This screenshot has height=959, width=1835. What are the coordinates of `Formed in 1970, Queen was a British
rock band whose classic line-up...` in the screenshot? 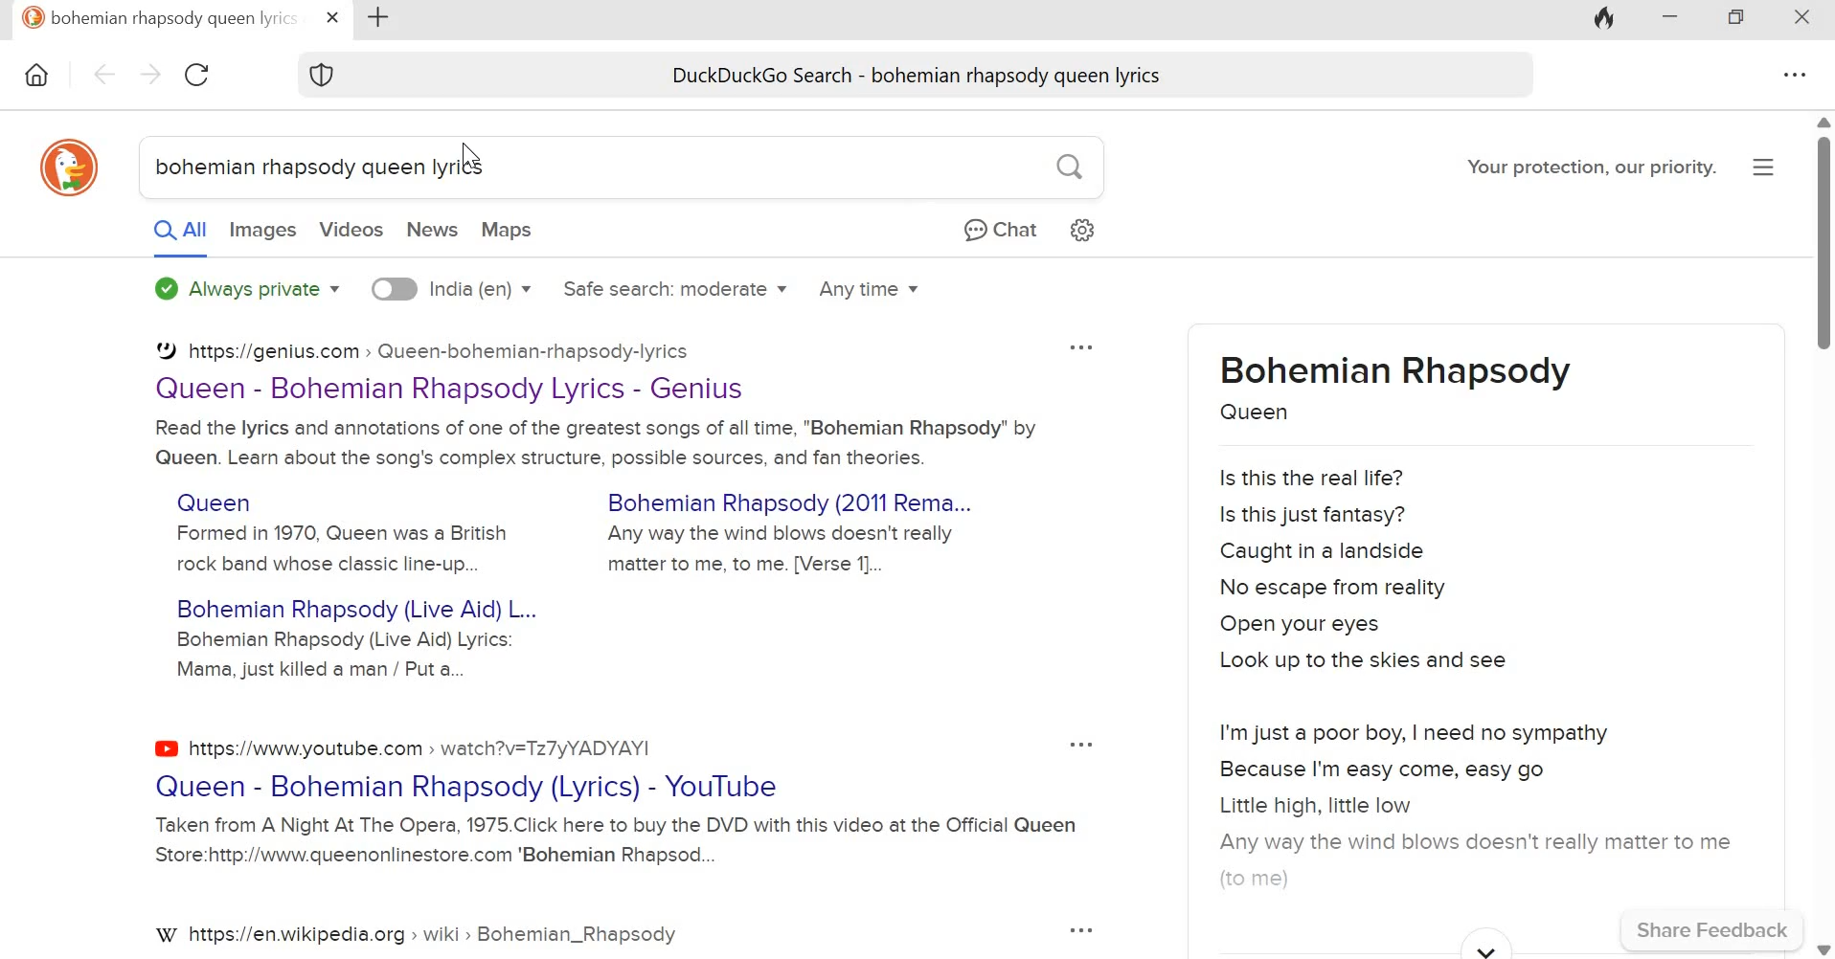 It's located at (349, 550).